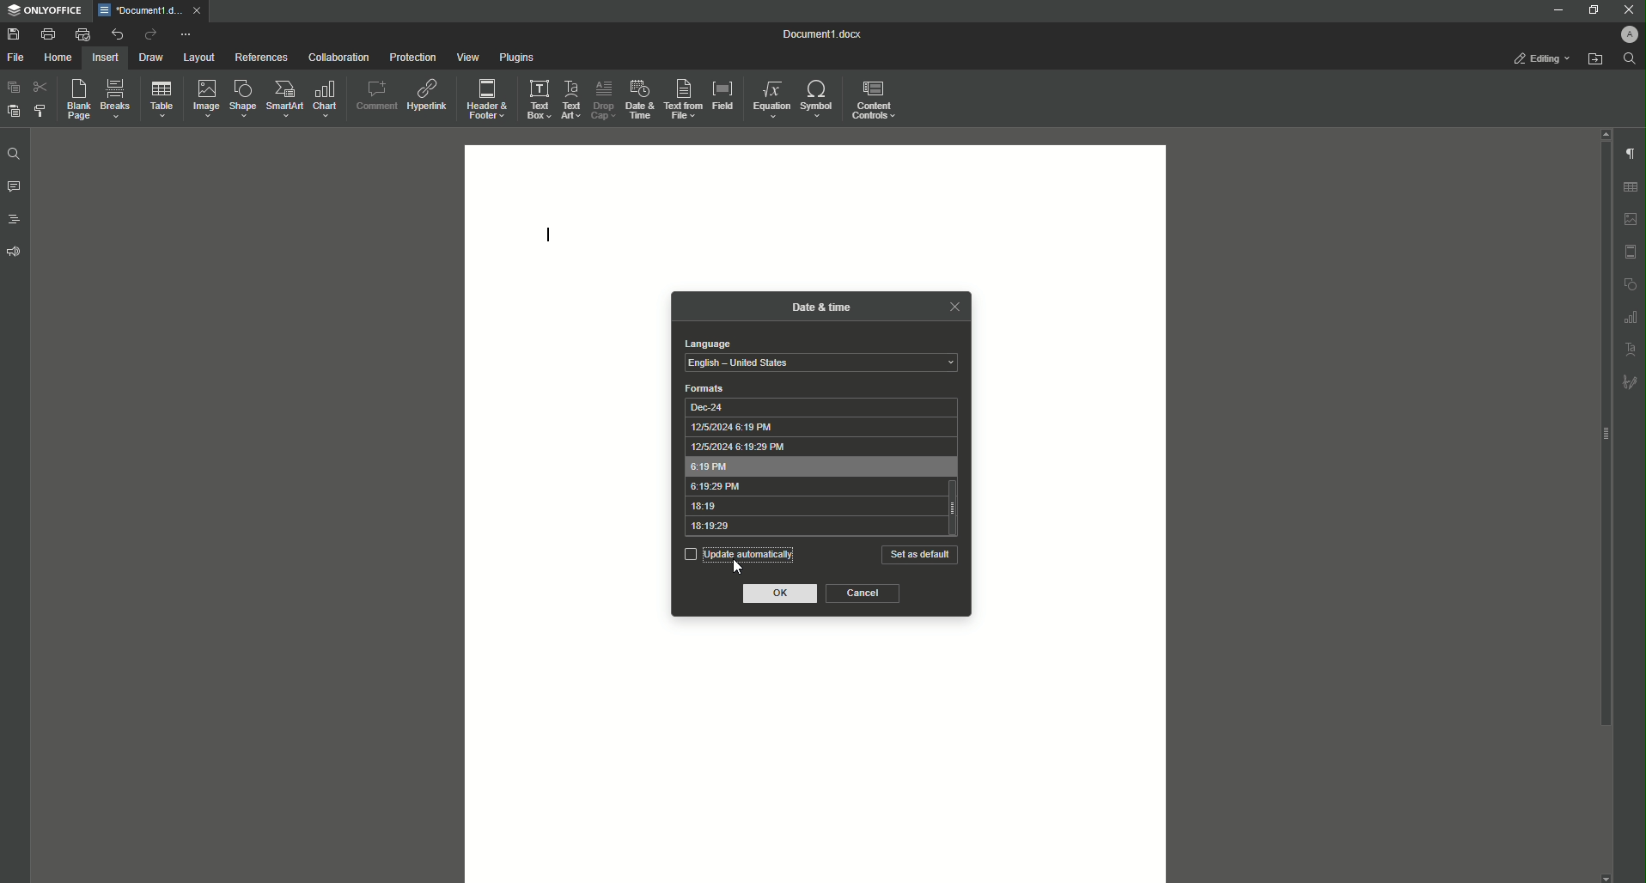  Describe the element at coordinates (550, 231) in the screenshot. I see `Text Line` at that location.